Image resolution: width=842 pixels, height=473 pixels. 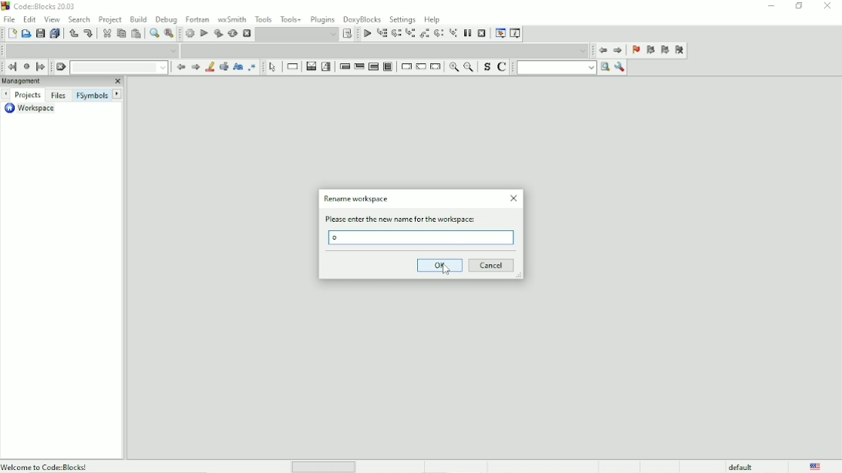 What do you see at coordinates (291, 67) in the screenshot?
I see `Instruction` at bounding box center [291, 67].